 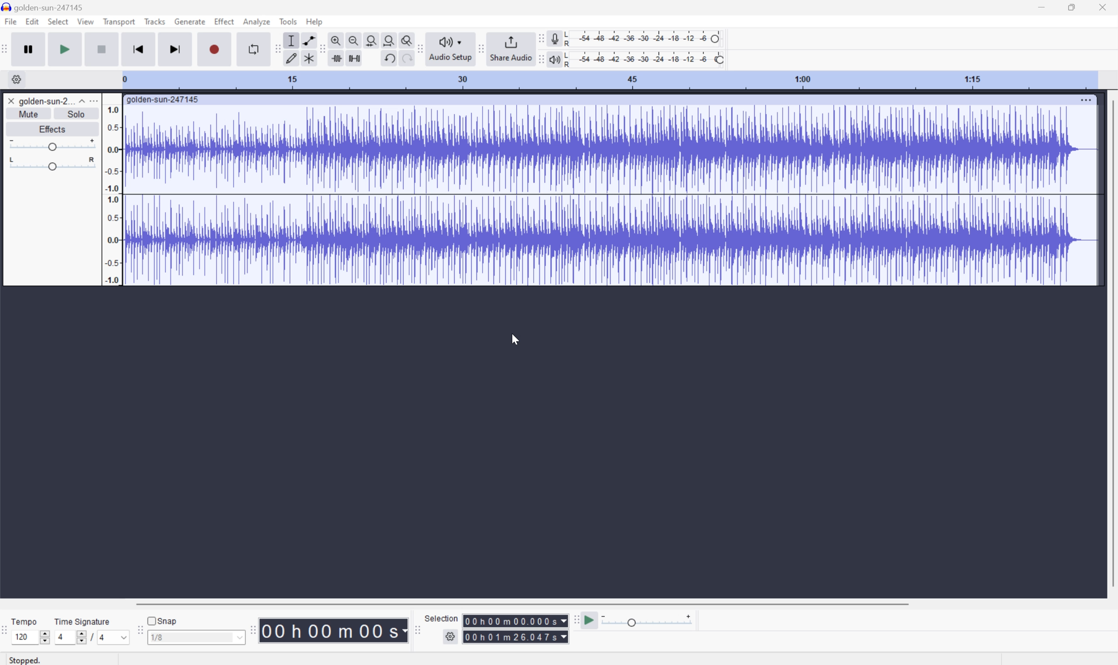 What do you see at coordinates (539, 60) in the screenshot?
I see `Audacity playback meter toolbar` at bounding box center [539, 60].